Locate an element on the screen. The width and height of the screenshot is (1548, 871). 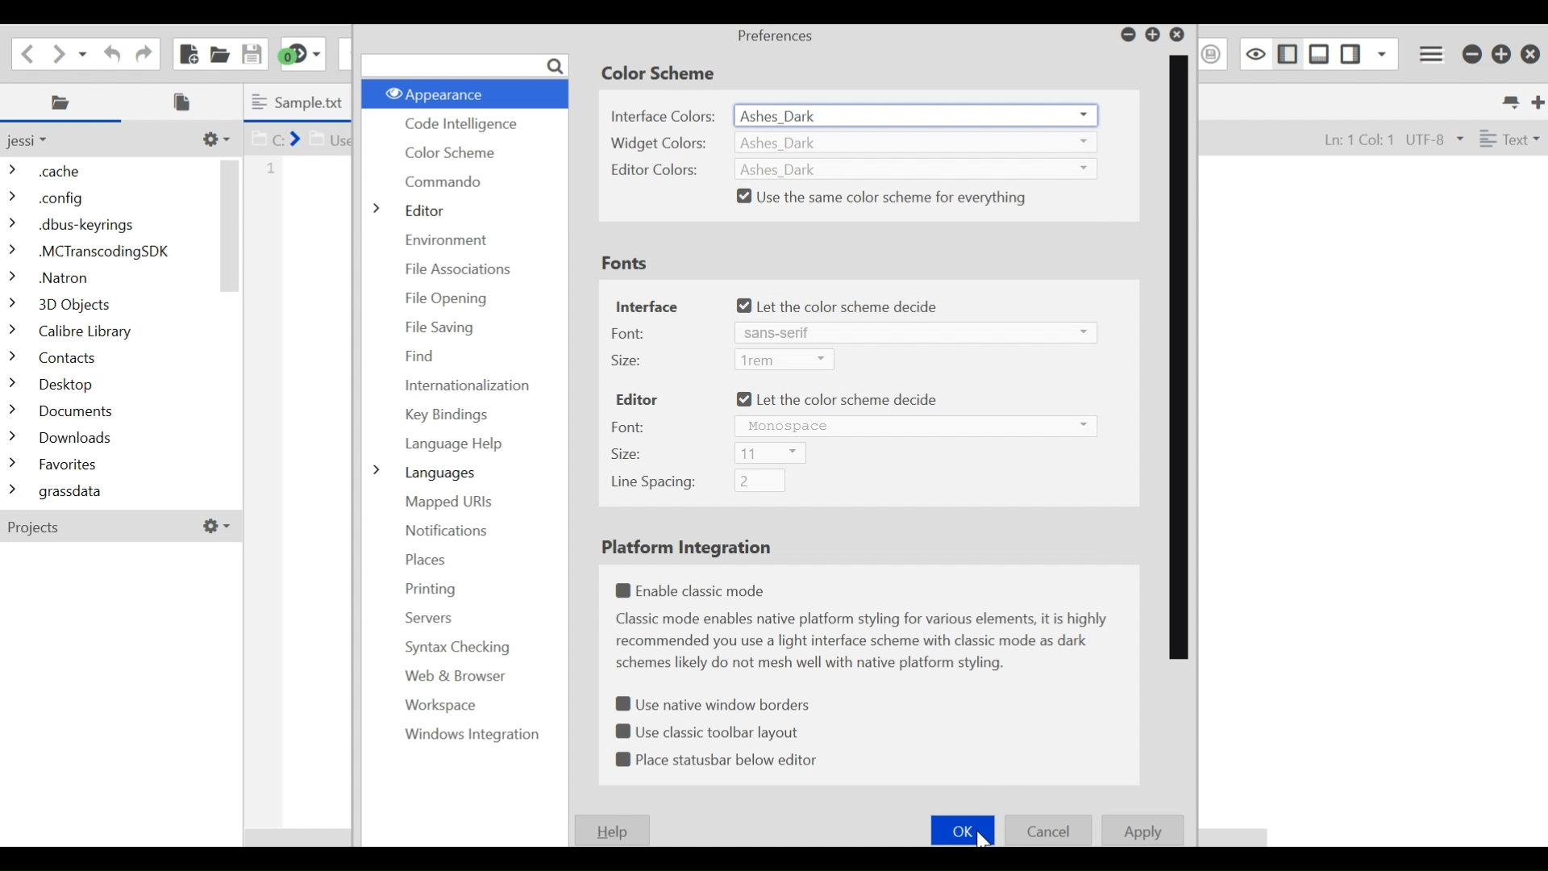
redmond is located at coordinates (911, 456).